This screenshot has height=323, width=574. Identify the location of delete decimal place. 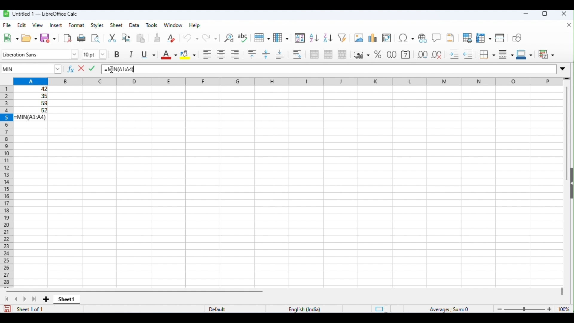
(437, 54).